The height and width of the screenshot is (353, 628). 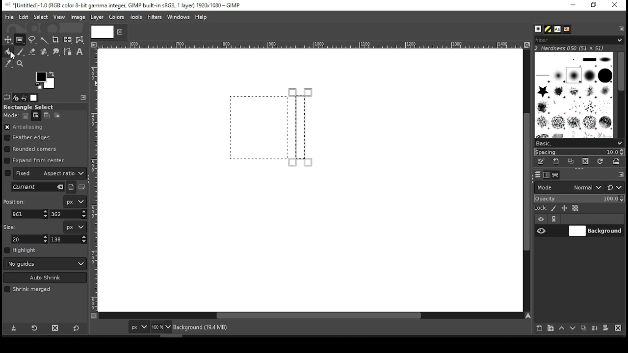 I want to click on file, so click(x=9, y=17).